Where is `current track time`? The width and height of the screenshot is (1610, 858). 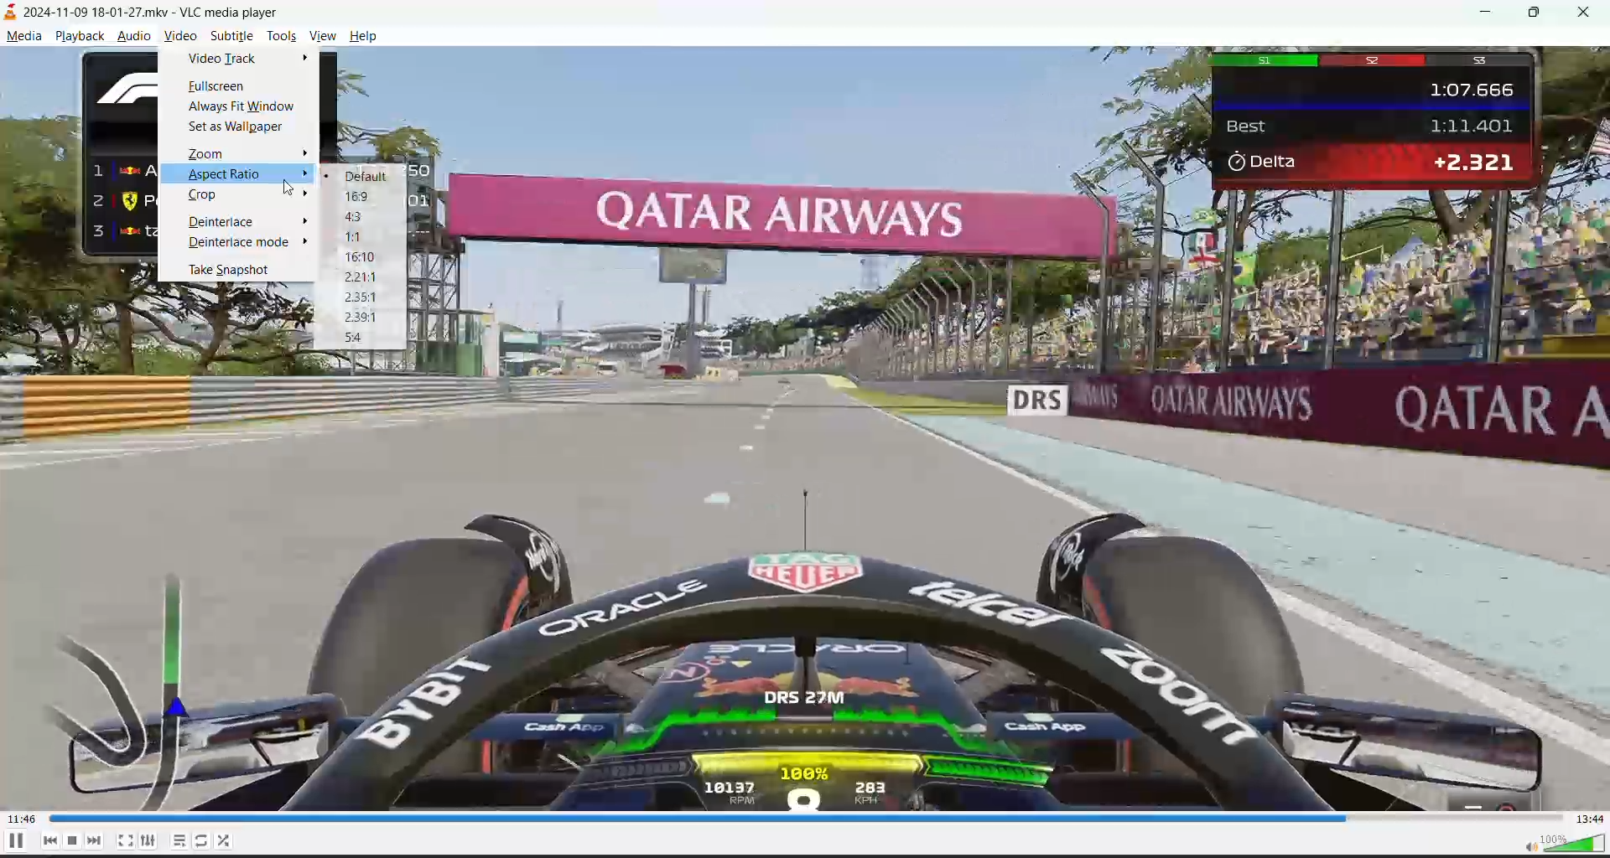 current track time is located at coordinates (22, 819).